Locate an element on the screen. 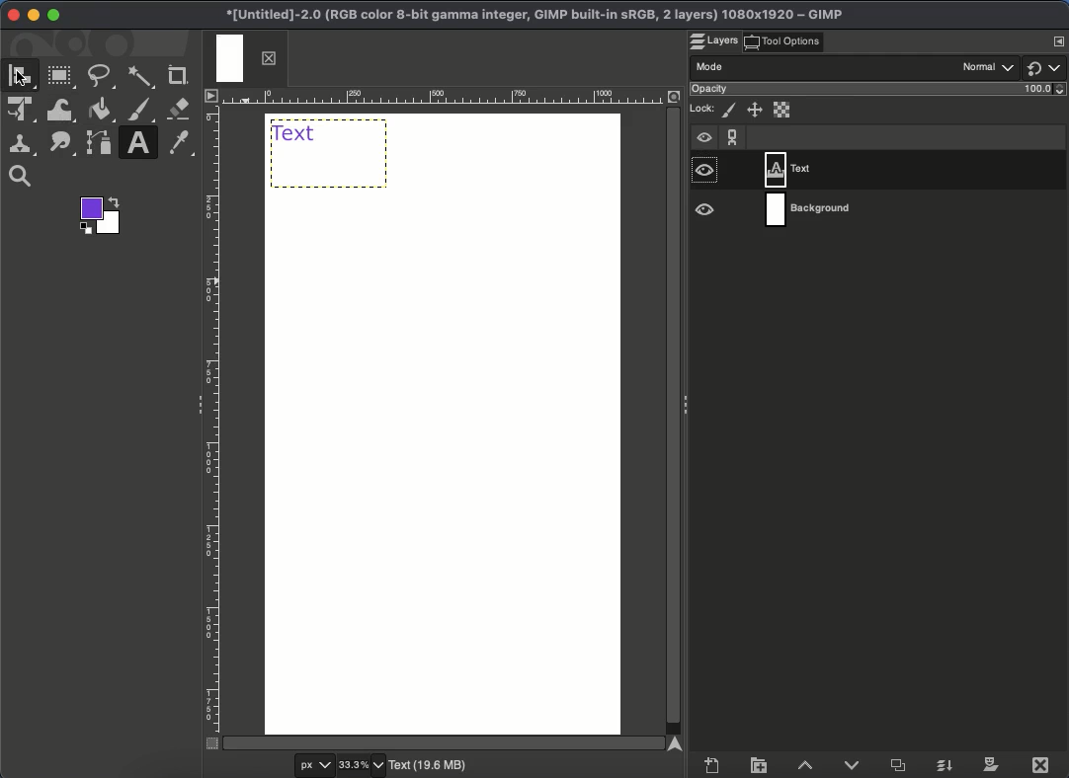  Text(19.6 MB) is located at coordinates (431, 767).